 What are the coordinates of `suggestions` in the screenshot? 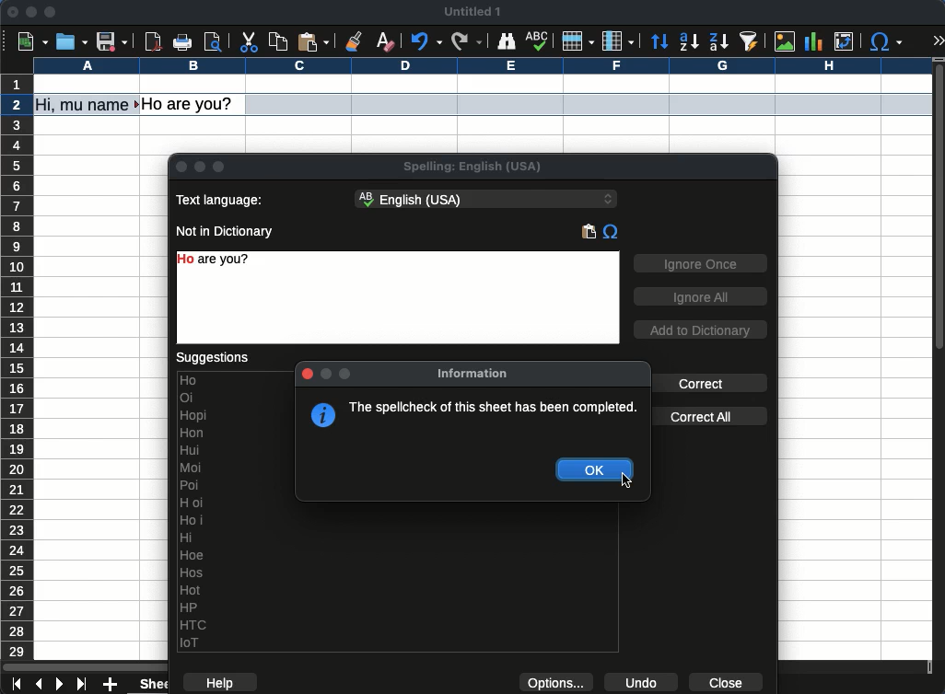 It's located at (213, 359).